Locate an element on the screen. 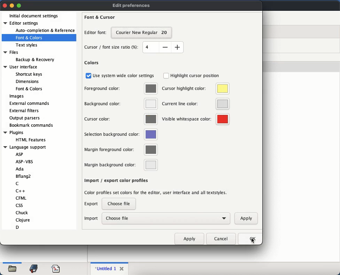 The height and width of the screenshot is (275, 340). current line color is located at coordinates (187, 103).